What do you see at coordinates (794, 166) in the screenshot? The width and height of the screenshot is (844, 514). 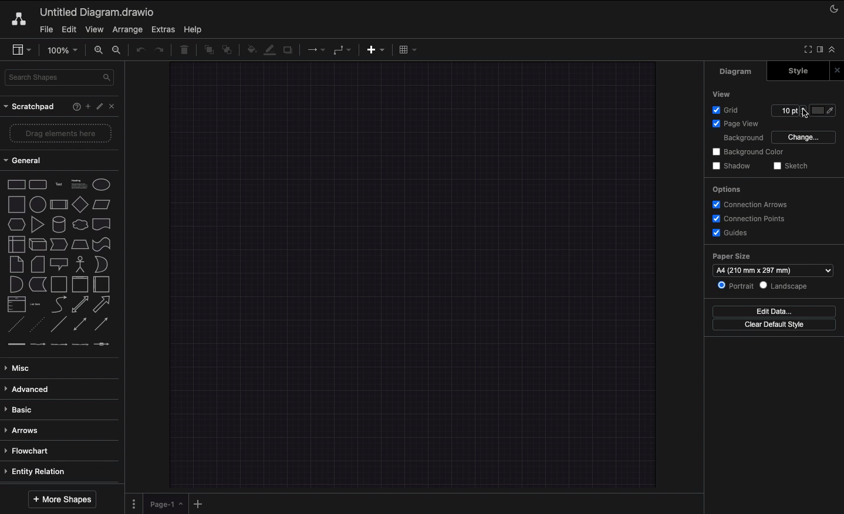 I see `Sketch` at bounding box center [794, 166].